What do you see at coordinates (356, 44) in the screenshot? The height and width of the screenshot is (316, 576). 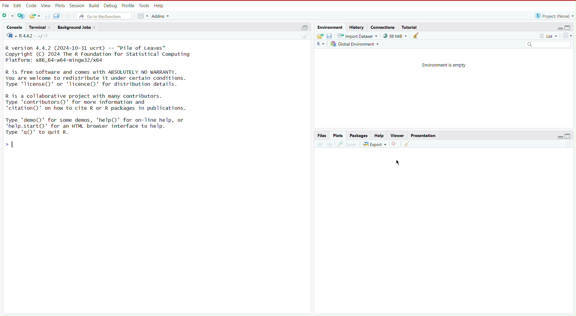 I see `Global Environment` at bounding box center [356, 44].